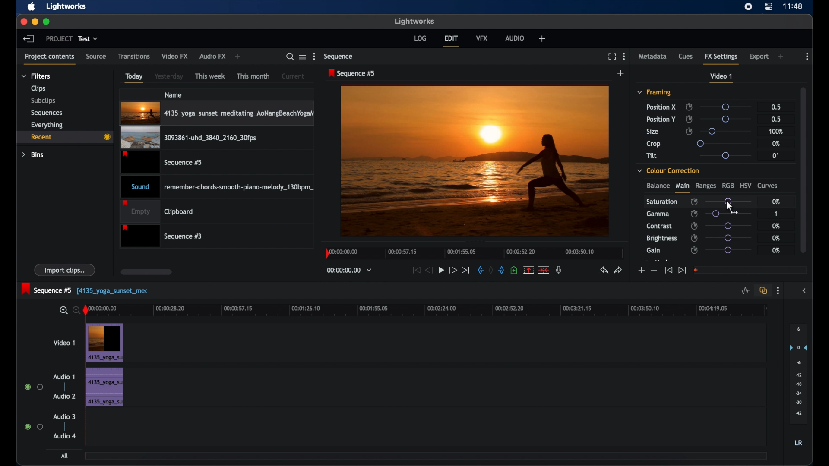 The width and height of the screenshot is (829, 466). I want to click on this month, so click(253, 76).